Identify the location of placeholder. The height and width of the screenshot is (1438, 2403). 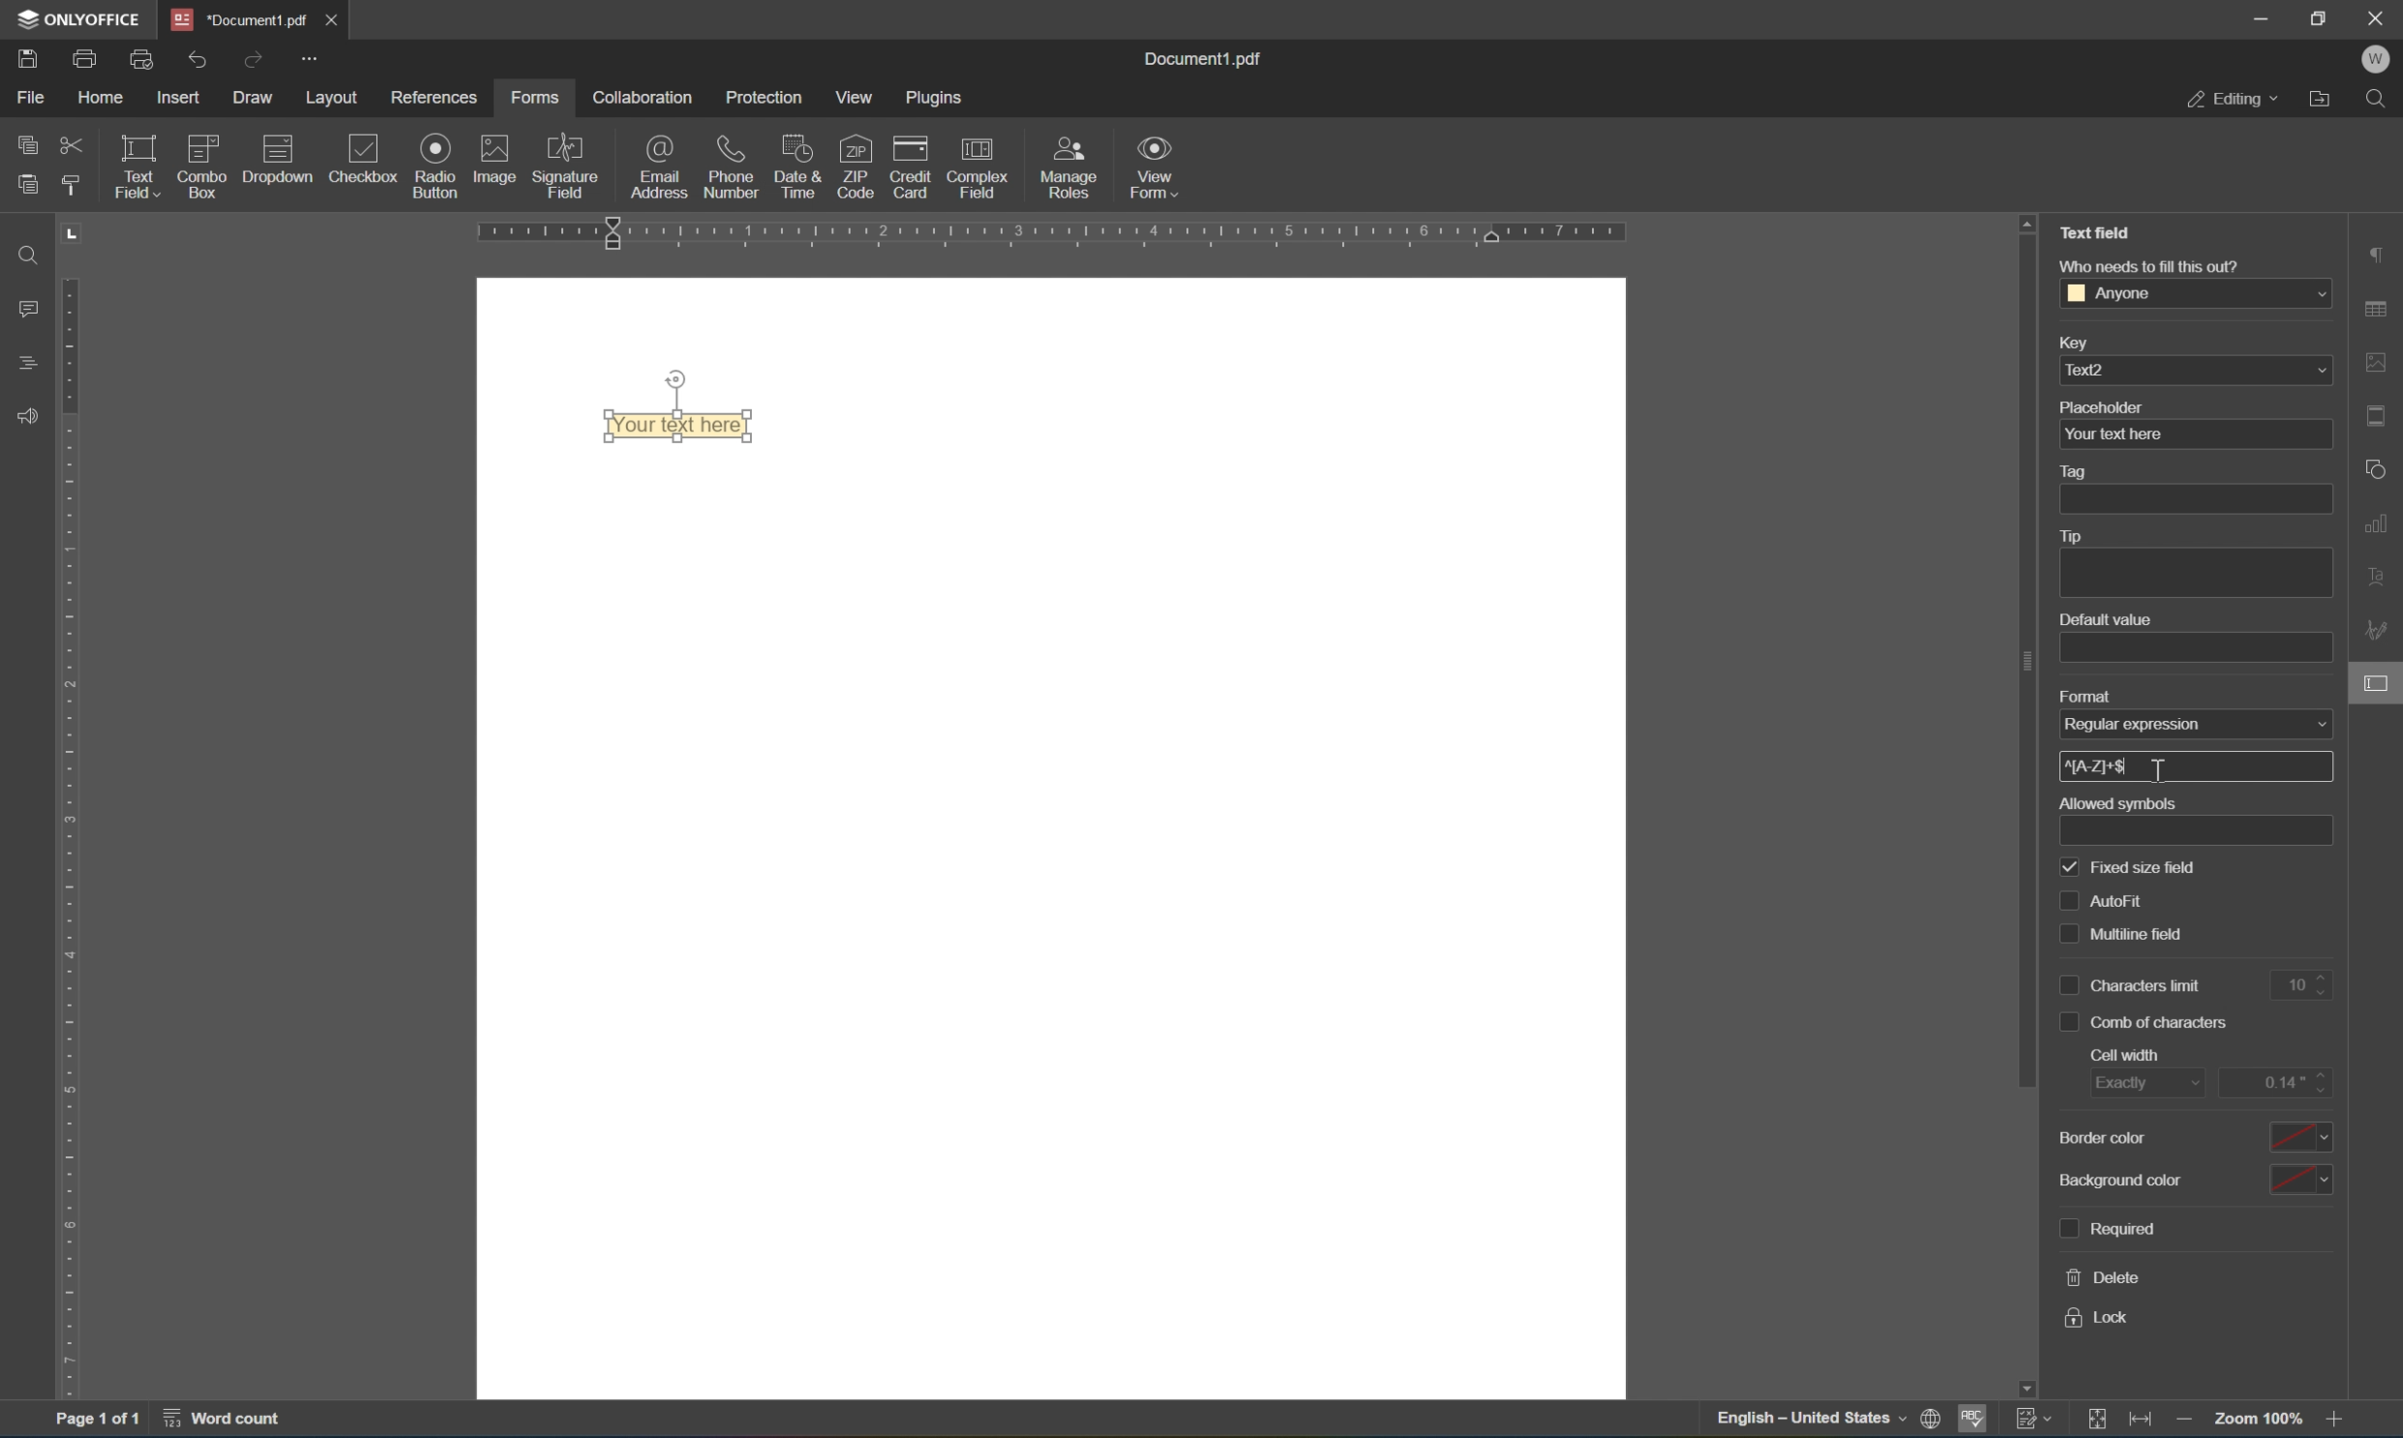
(2101, 406).